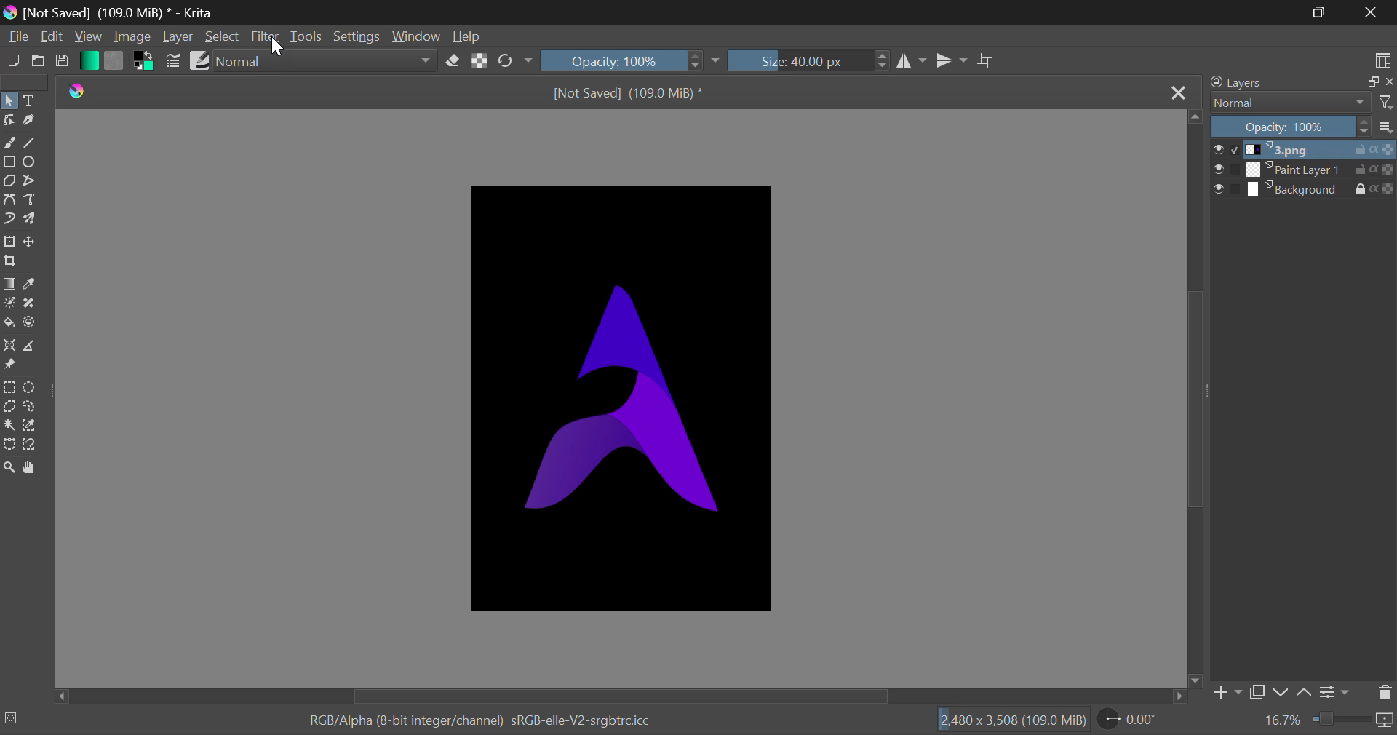 This screenshot has width=1397, height=735. Describe the element at coordinates (515, 60) in the screenshot. I see `Rotate` at that location.